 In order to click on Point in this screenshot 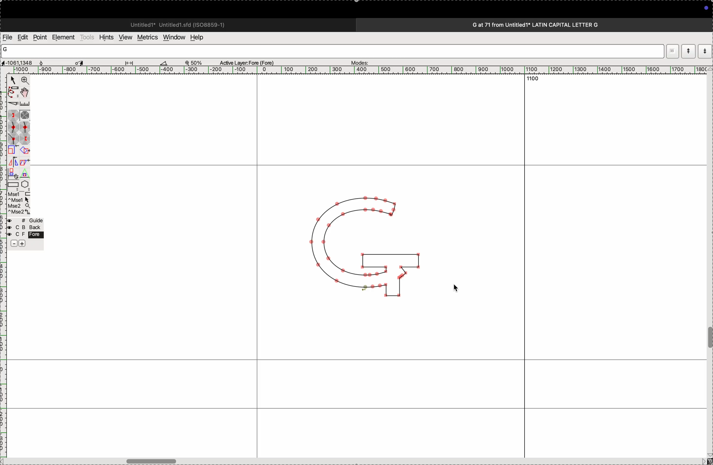, I will do `click(13, 81)`.